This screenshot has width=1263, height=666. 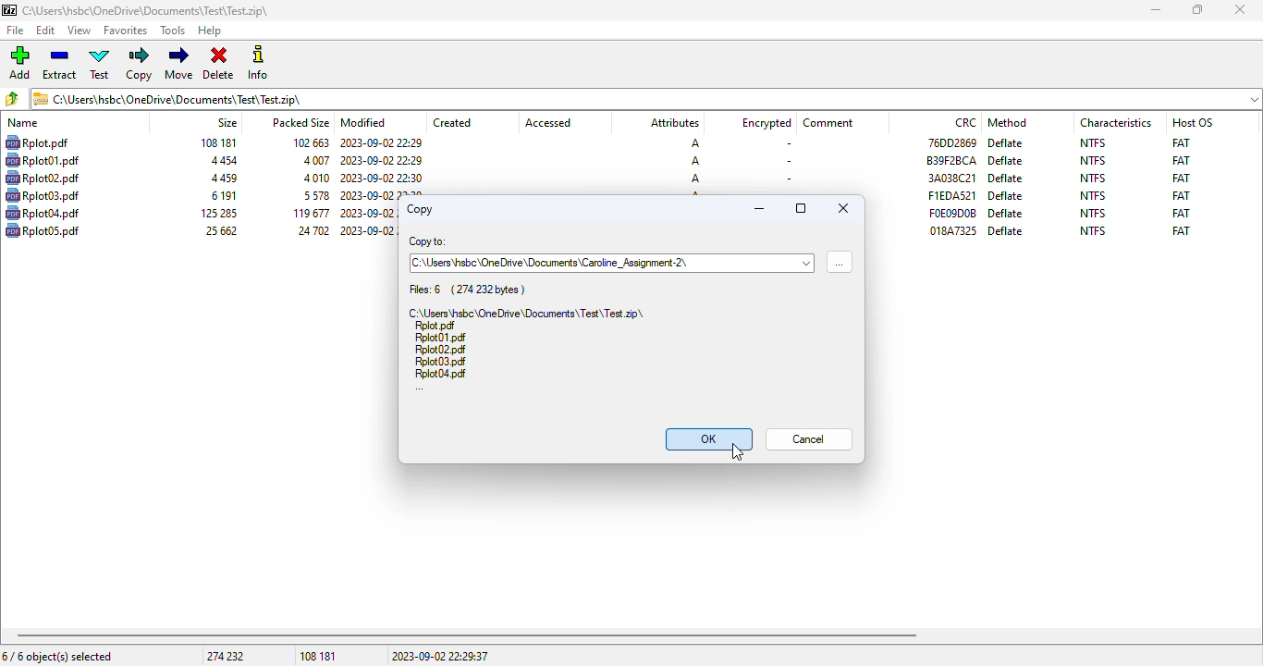 I want to click on size, so click(x=220, y=230).